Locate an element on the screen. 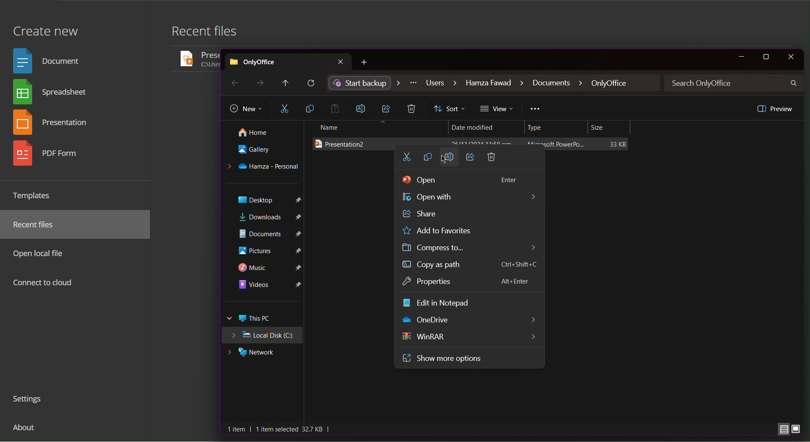 This screenshot has height=442, width=810. Recent Files is located at coordinates (38, 225).